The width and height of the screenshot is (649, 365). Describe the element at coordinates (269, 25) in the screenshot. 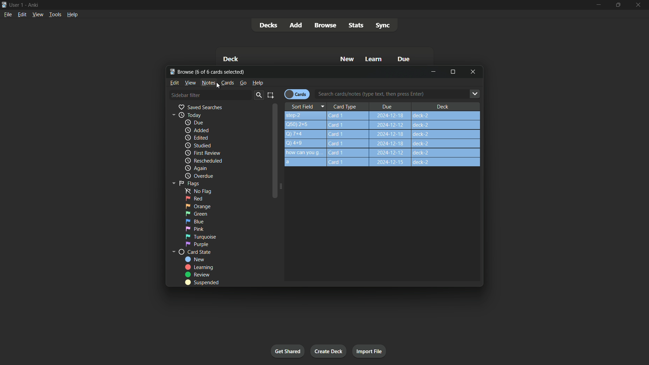

I see `Decks` at that location.